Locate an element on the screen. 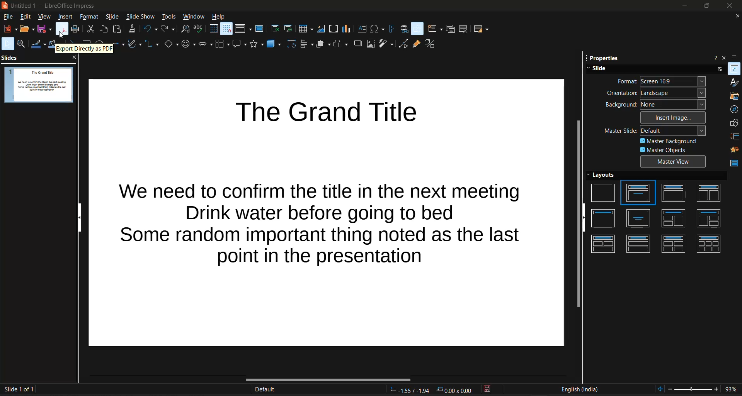  start from first slide is located at coordinates (276, 28).